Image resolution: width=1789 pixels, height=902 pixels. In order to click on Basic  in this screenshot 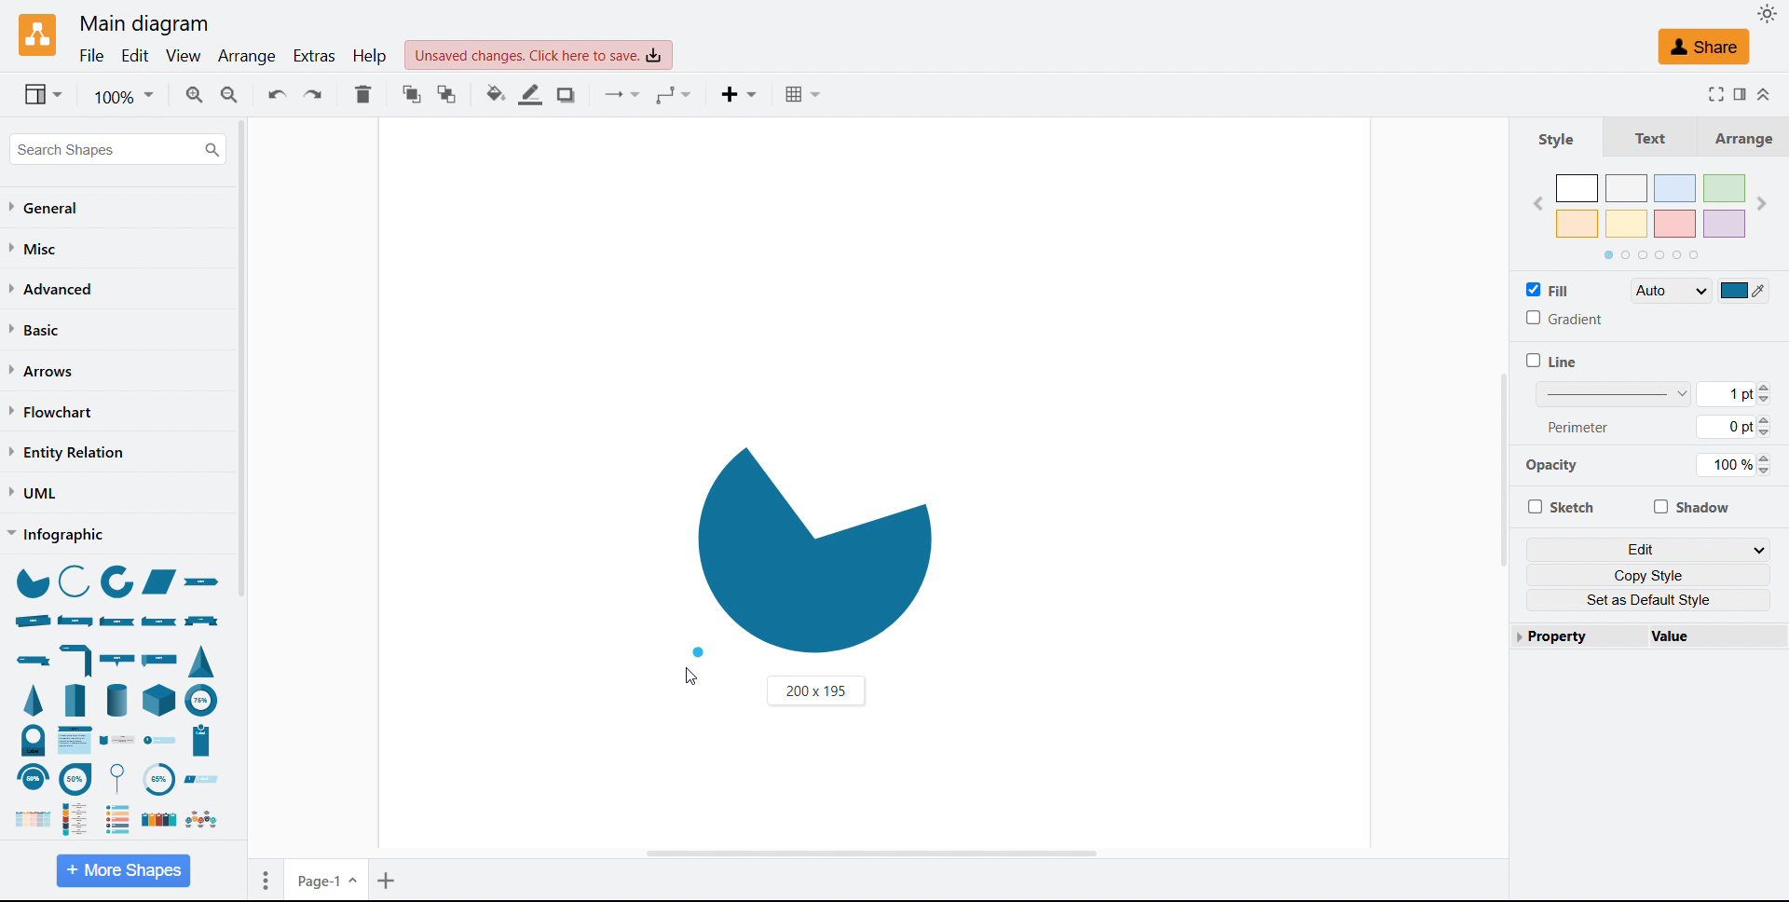, I will do `click(36, 329)`.